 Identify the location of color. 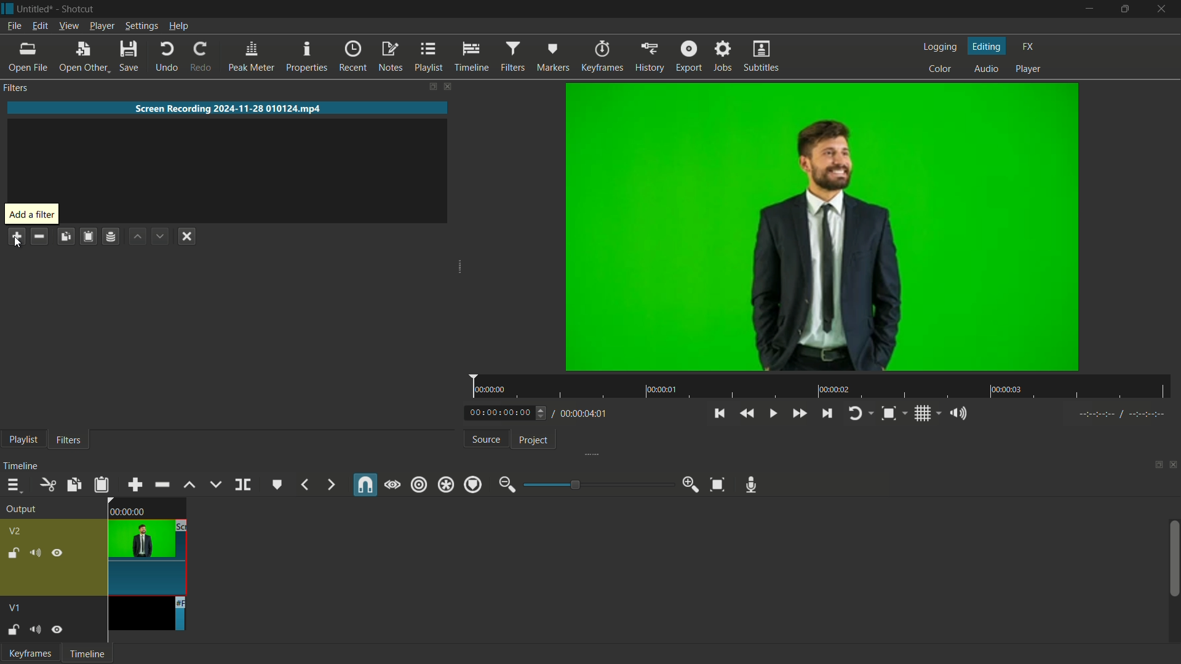
(939, 69).